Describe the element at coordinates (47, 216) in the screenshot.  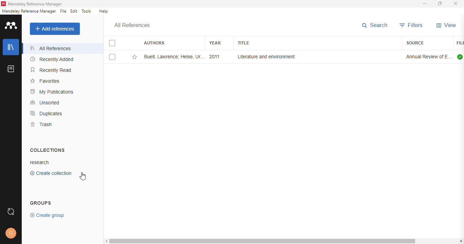
I see `create group` at that location.